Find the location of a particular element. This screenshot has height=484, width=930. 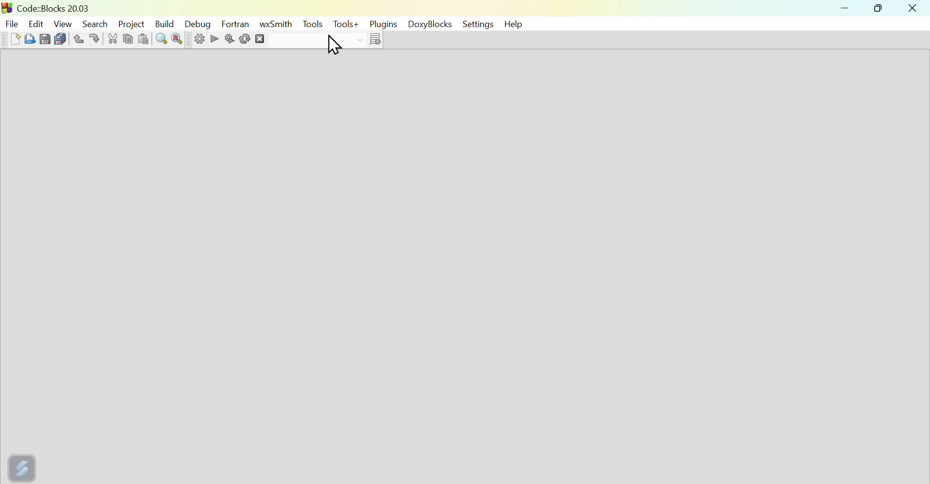

Play is located at coordinates (214, 38).